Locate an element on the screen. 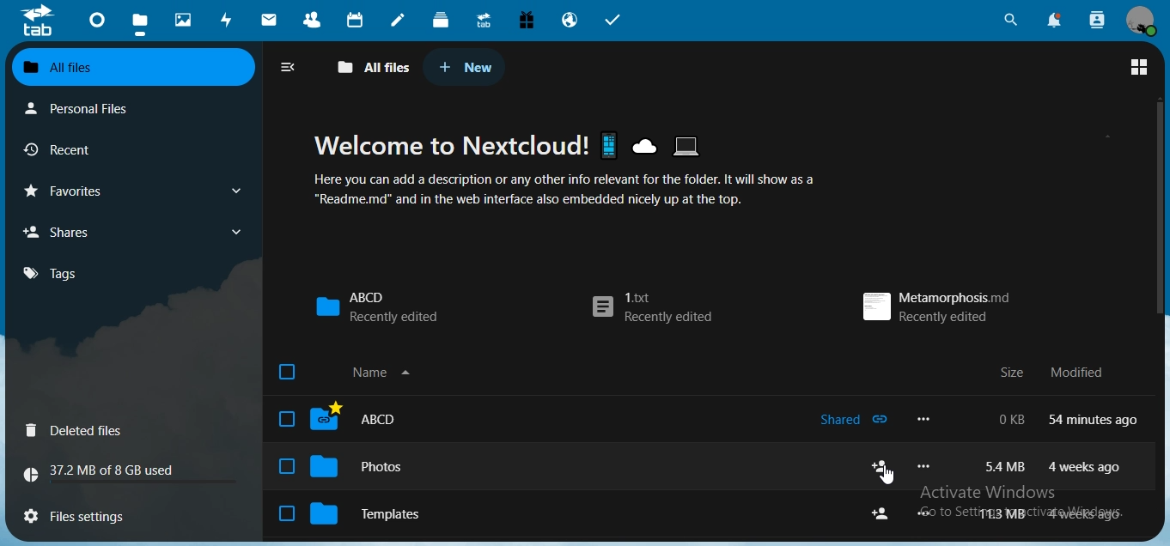 The width and height of the screenshot is (1170, 546). close navigation is located at coordinates (292, 67).